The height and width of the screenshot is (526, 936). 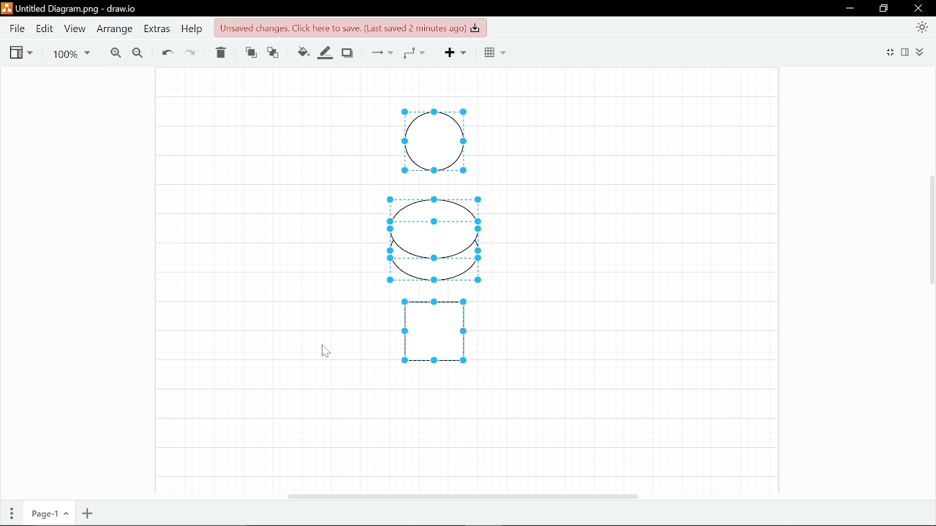 What do you see at coordinates (414, 52) in the screenshot?
I see `Waypoints` at bounding box center [414, 52].